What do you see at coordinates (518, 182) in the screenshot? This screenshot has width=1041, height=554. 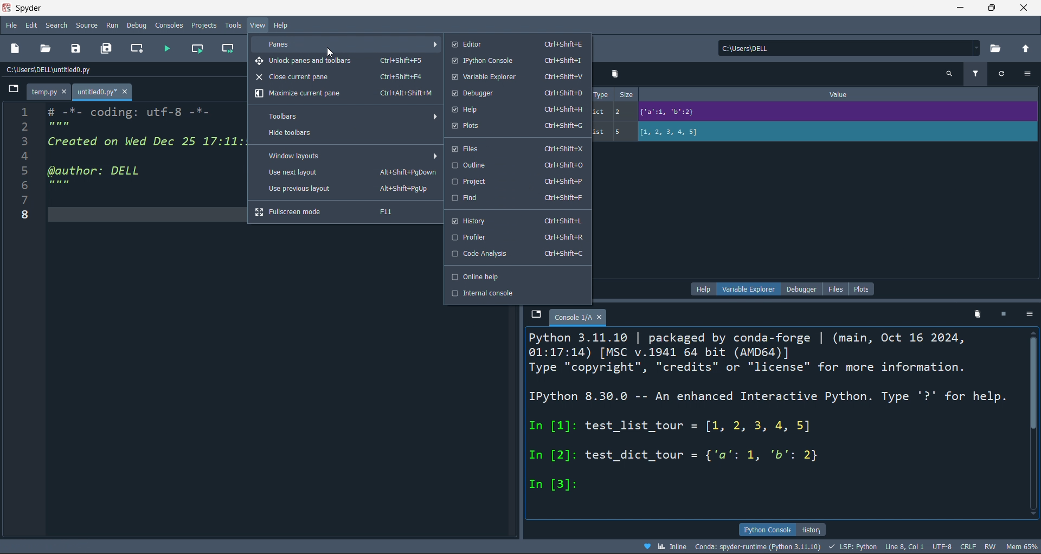 I see `project` at bounding box center [518, 182].